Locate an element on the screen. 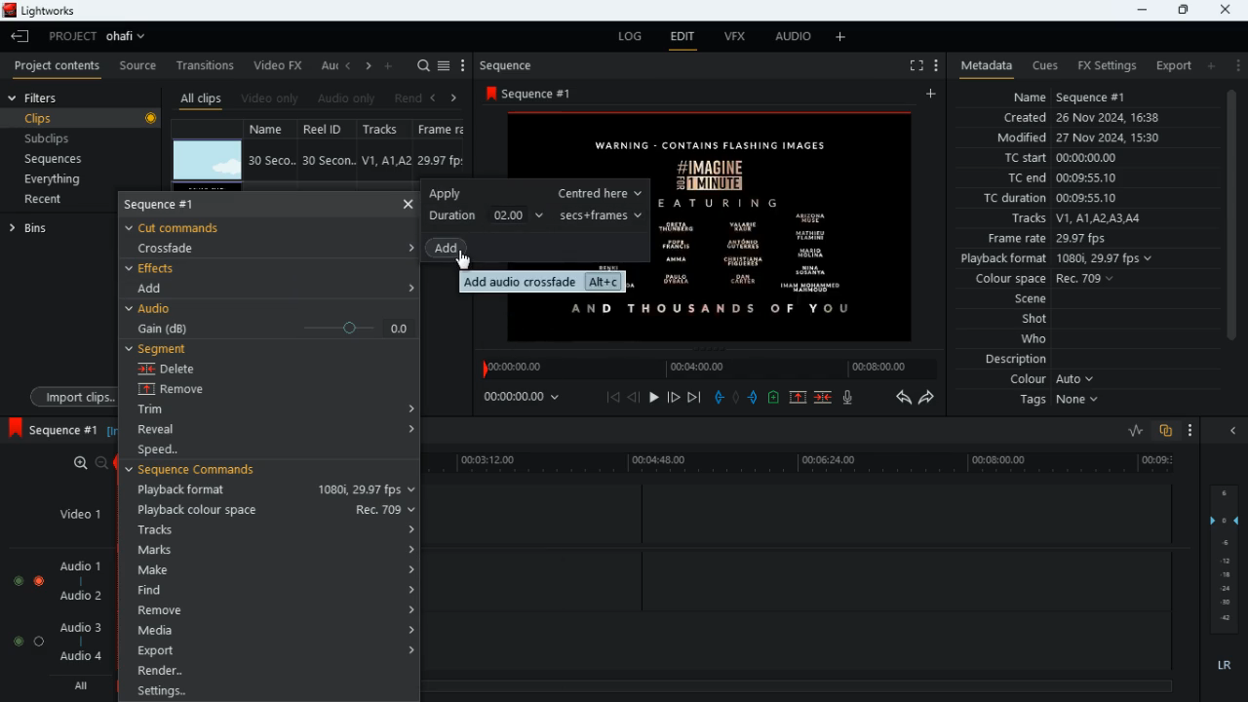  effects is located at coordinates (154, 268).